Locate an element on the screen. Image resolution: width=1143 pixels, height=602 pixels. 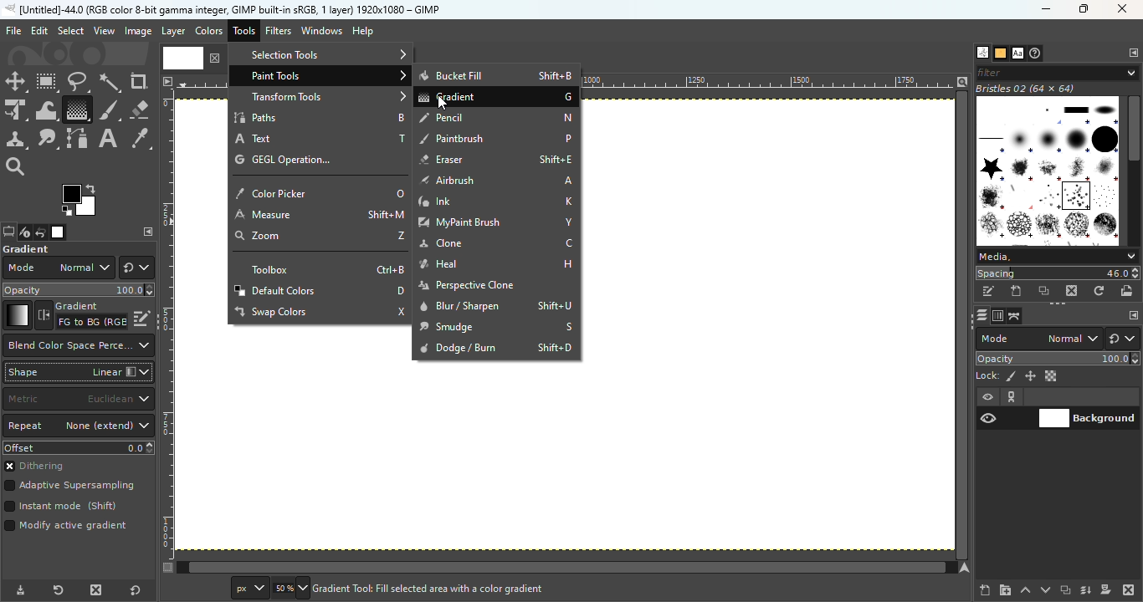
Create a new layer group and add it to the image is located at coordinates (1005, 590).